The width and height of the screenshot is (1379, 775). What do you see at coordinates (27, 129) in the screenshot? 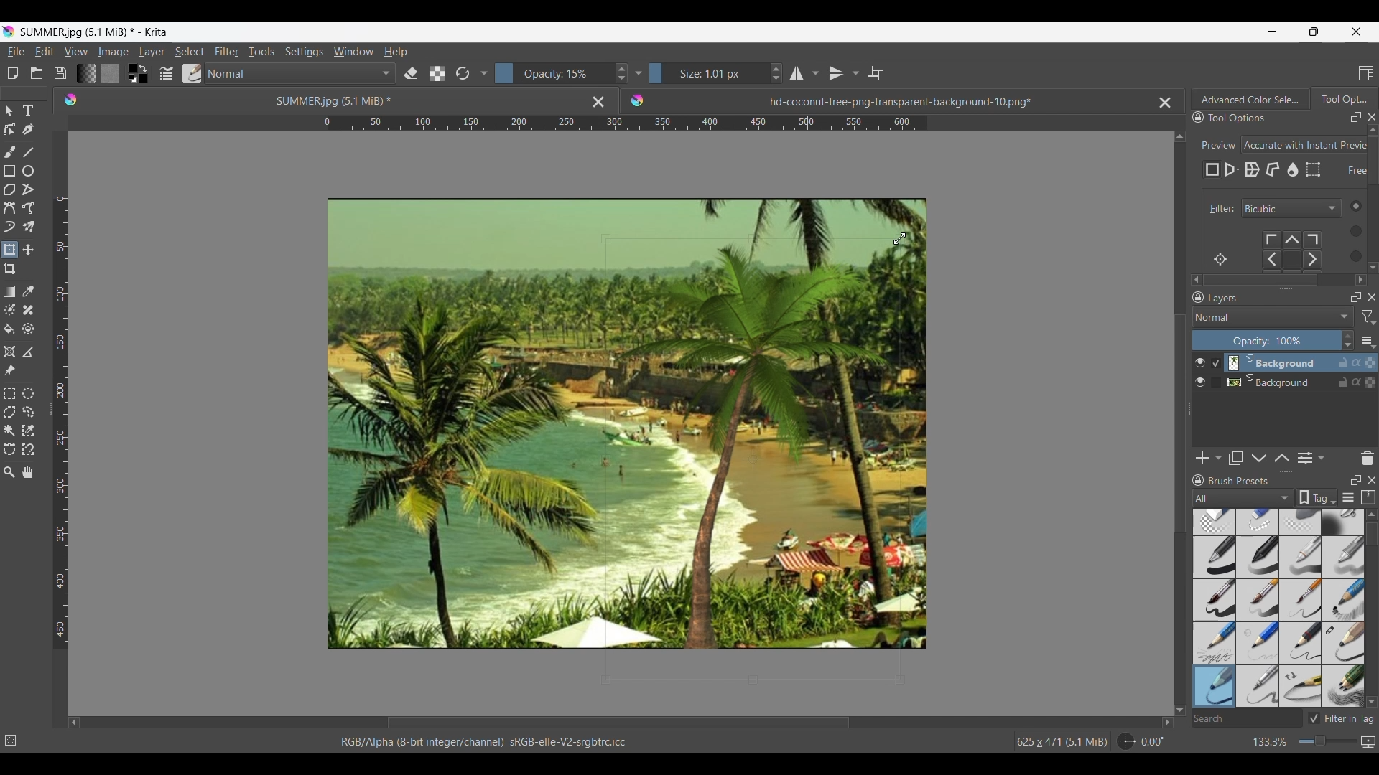
I see `Calligraphy` at bounding box center [27, 129].